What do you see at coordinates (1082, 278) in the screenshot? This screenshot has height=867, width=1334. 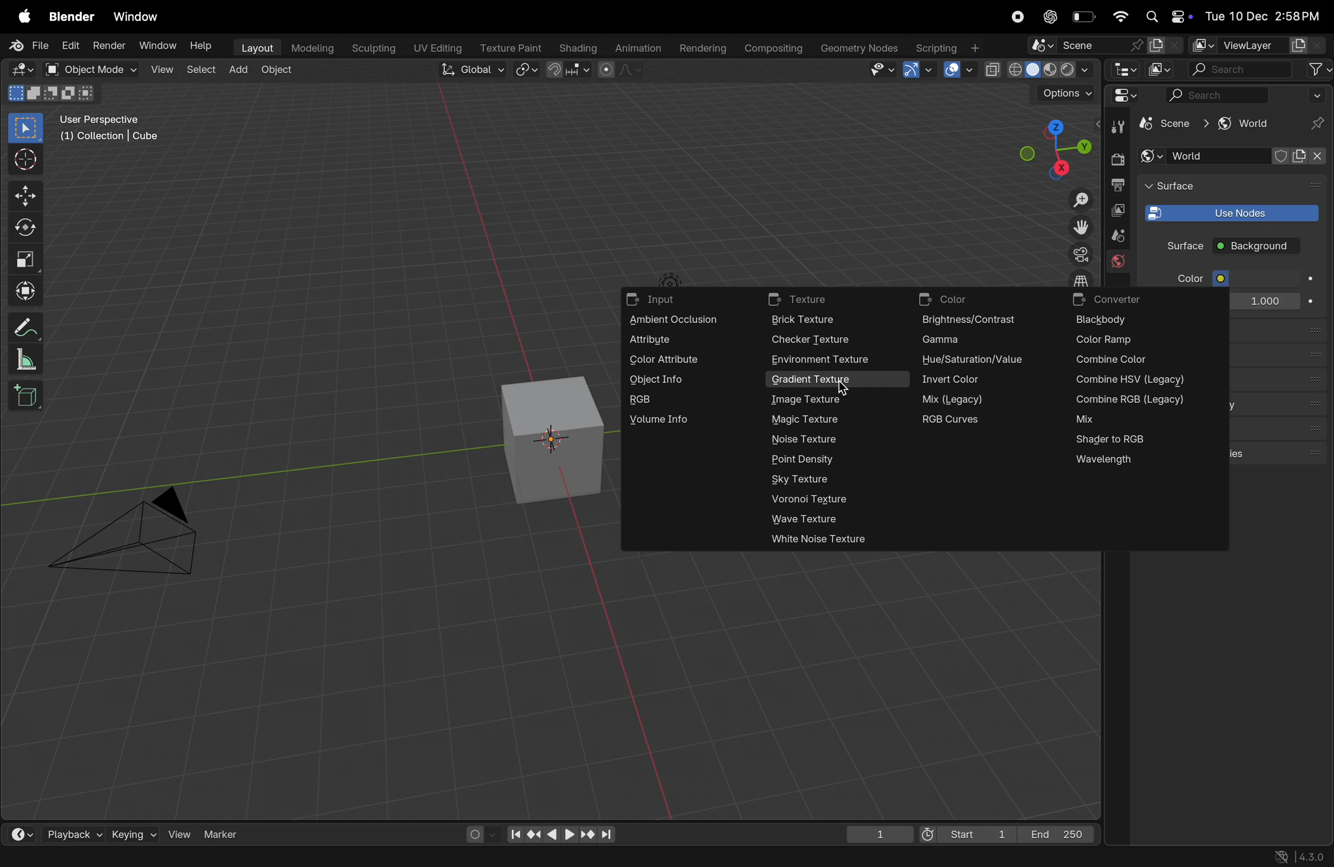 I see `orthographic view` at bounding box center [1082, 278].